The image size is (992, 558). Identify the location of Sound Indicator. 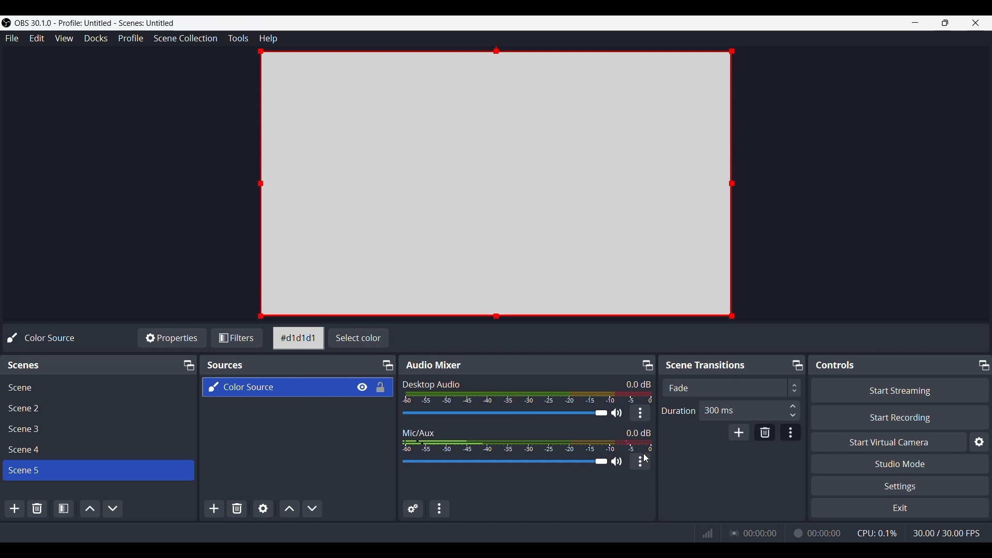
(525, 397).